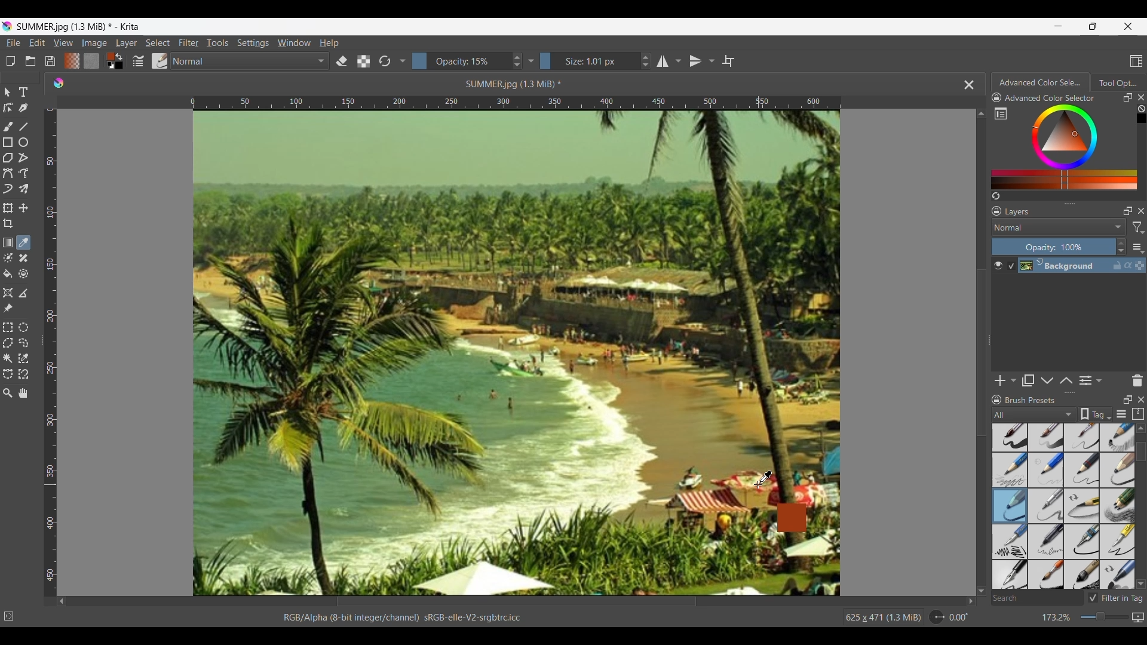 This screenshot has height=645, width=1147. I want to click on Preview of selected color, so click(792, 518).